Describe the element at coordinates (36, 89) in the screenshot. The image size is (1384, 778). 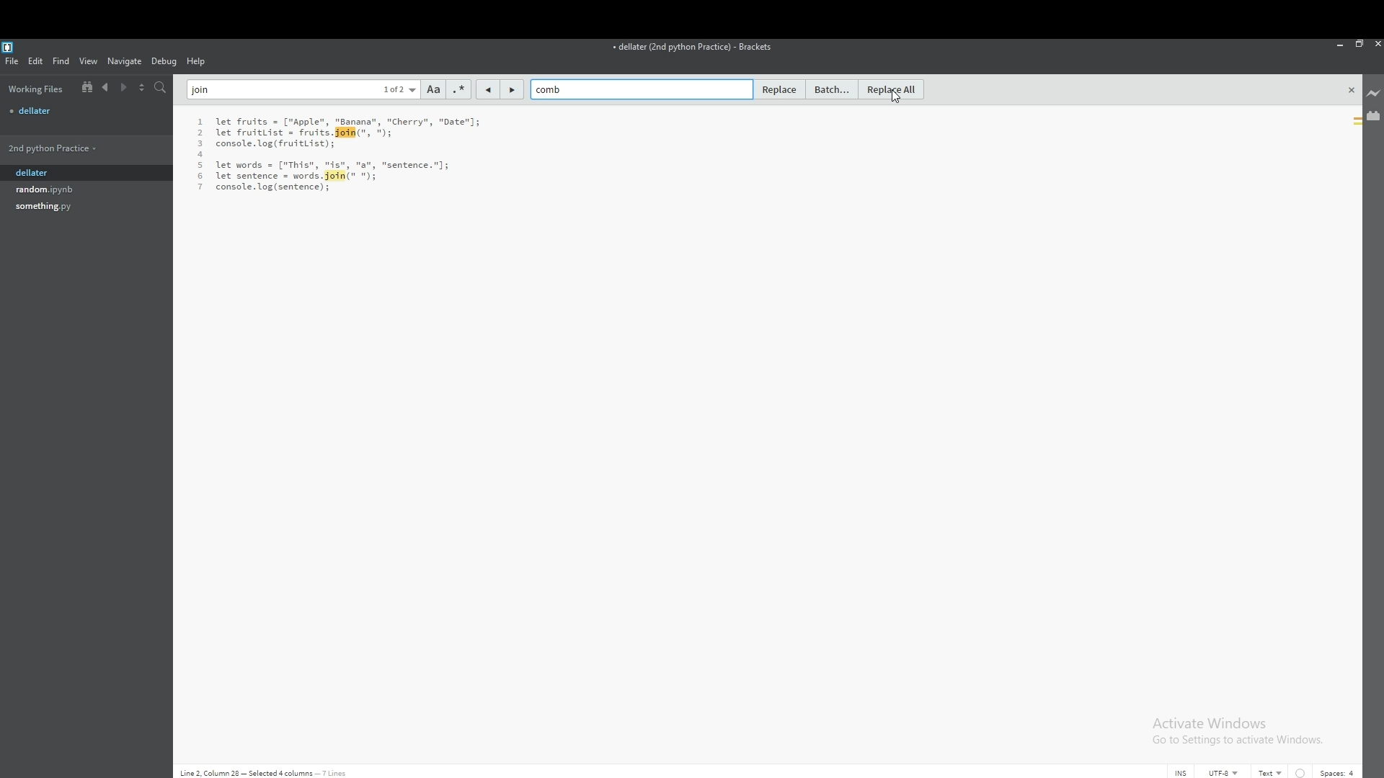
I see `working files` at that location.